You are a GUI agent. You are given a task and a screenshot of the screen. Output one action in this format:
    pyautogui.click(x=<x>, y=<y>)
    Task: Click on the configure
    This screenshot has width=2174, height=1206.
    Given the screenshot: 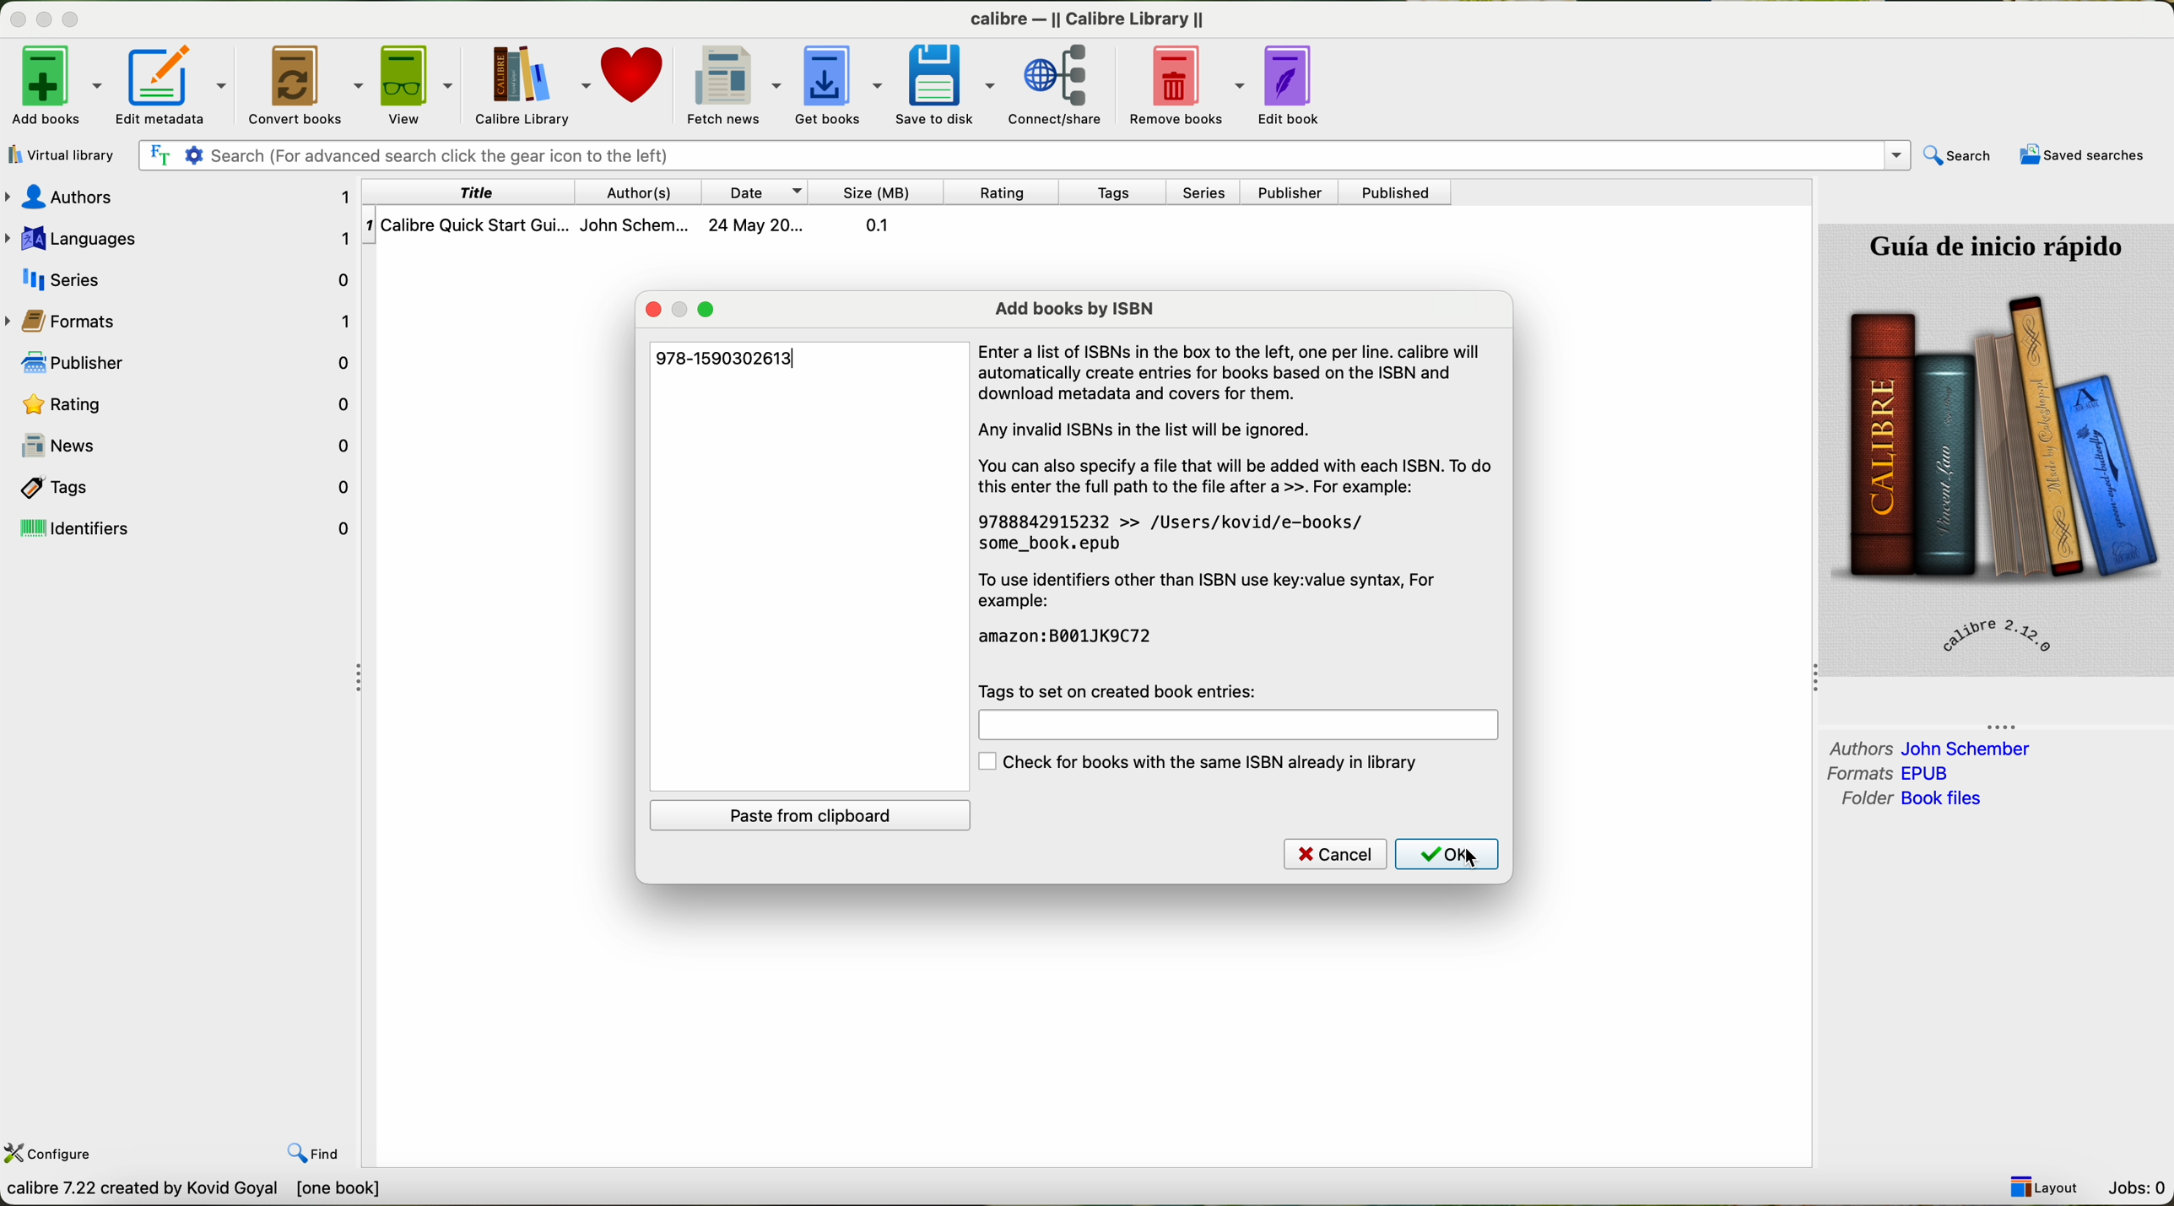 What is the action you would take?
    pyautogui.click(x=51, y=1156)
    